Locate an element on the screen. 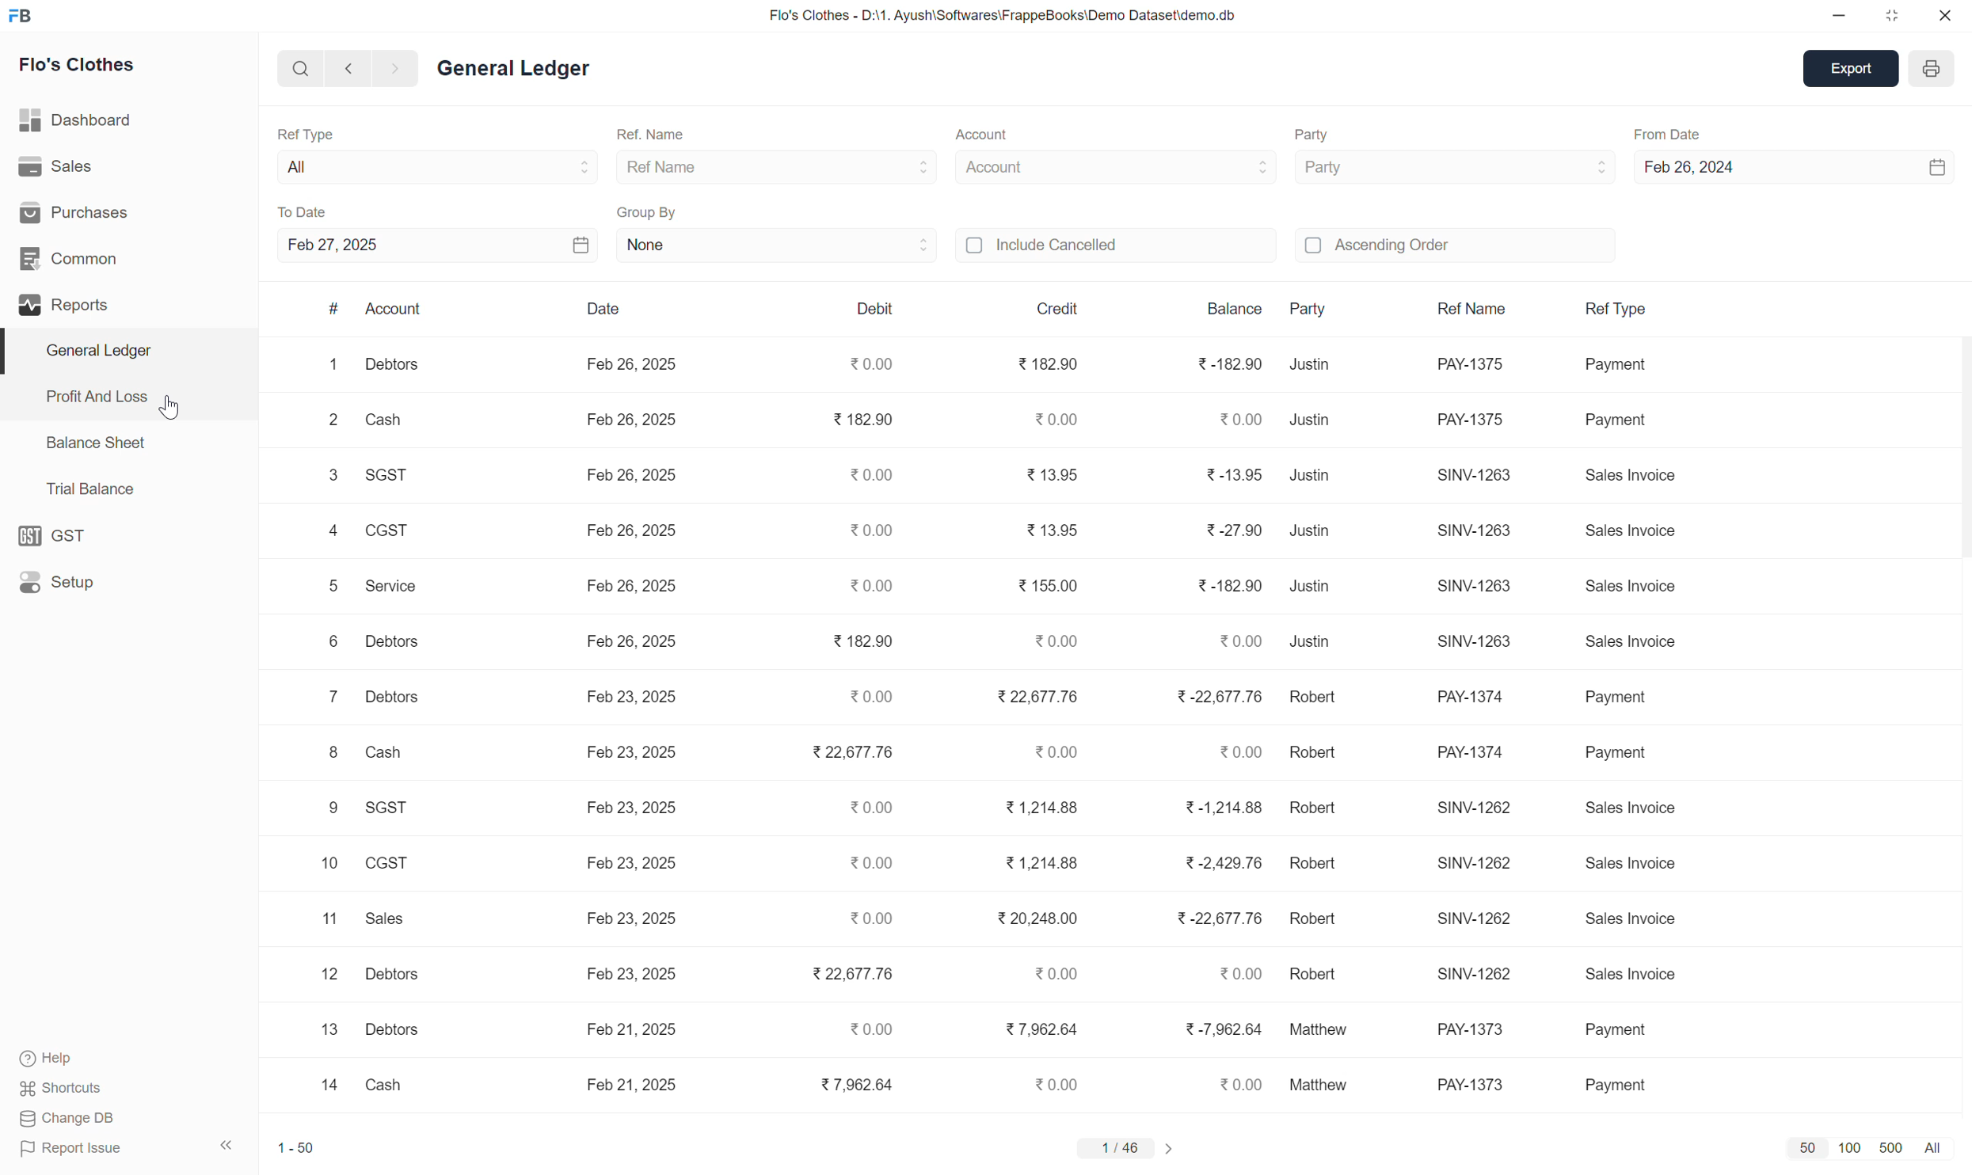 The width and height of the screenshot is (1972, 1175). Ref Type is located at coordinates (325, 137).